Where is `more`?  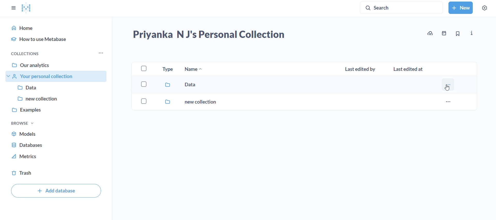
more is located at coordinates (448, 102).